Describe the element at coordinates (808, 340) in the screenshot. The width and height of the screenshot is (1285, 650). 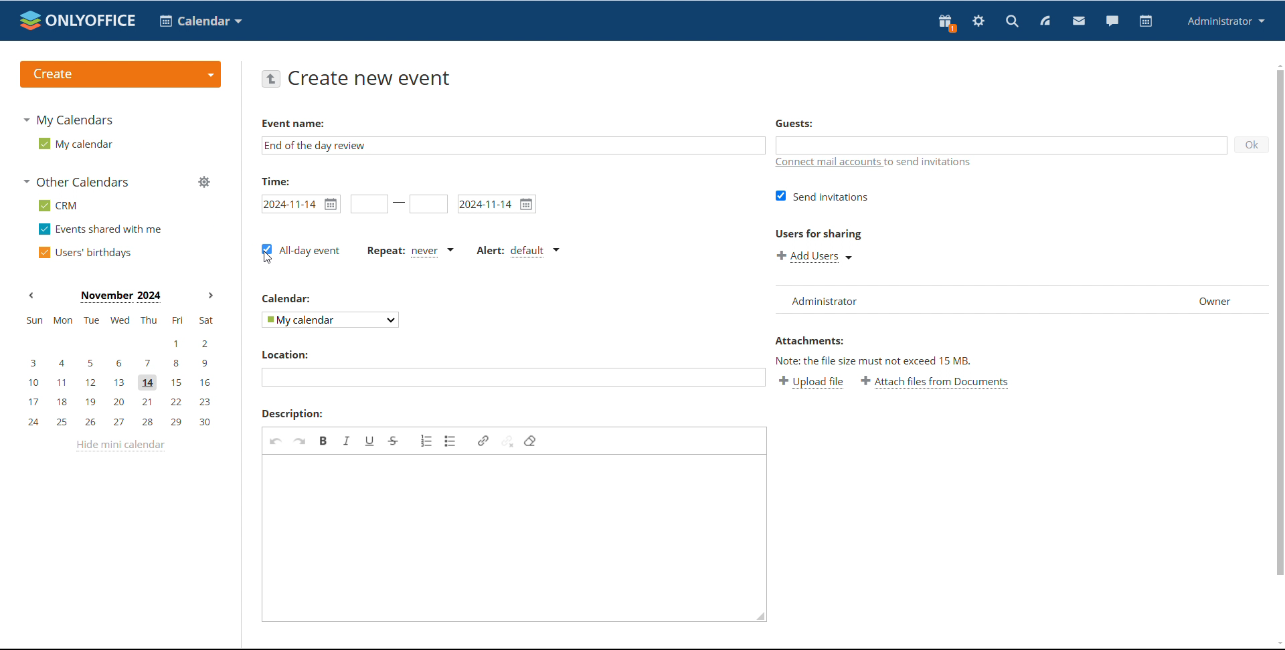
I see `Attachments` at that location.